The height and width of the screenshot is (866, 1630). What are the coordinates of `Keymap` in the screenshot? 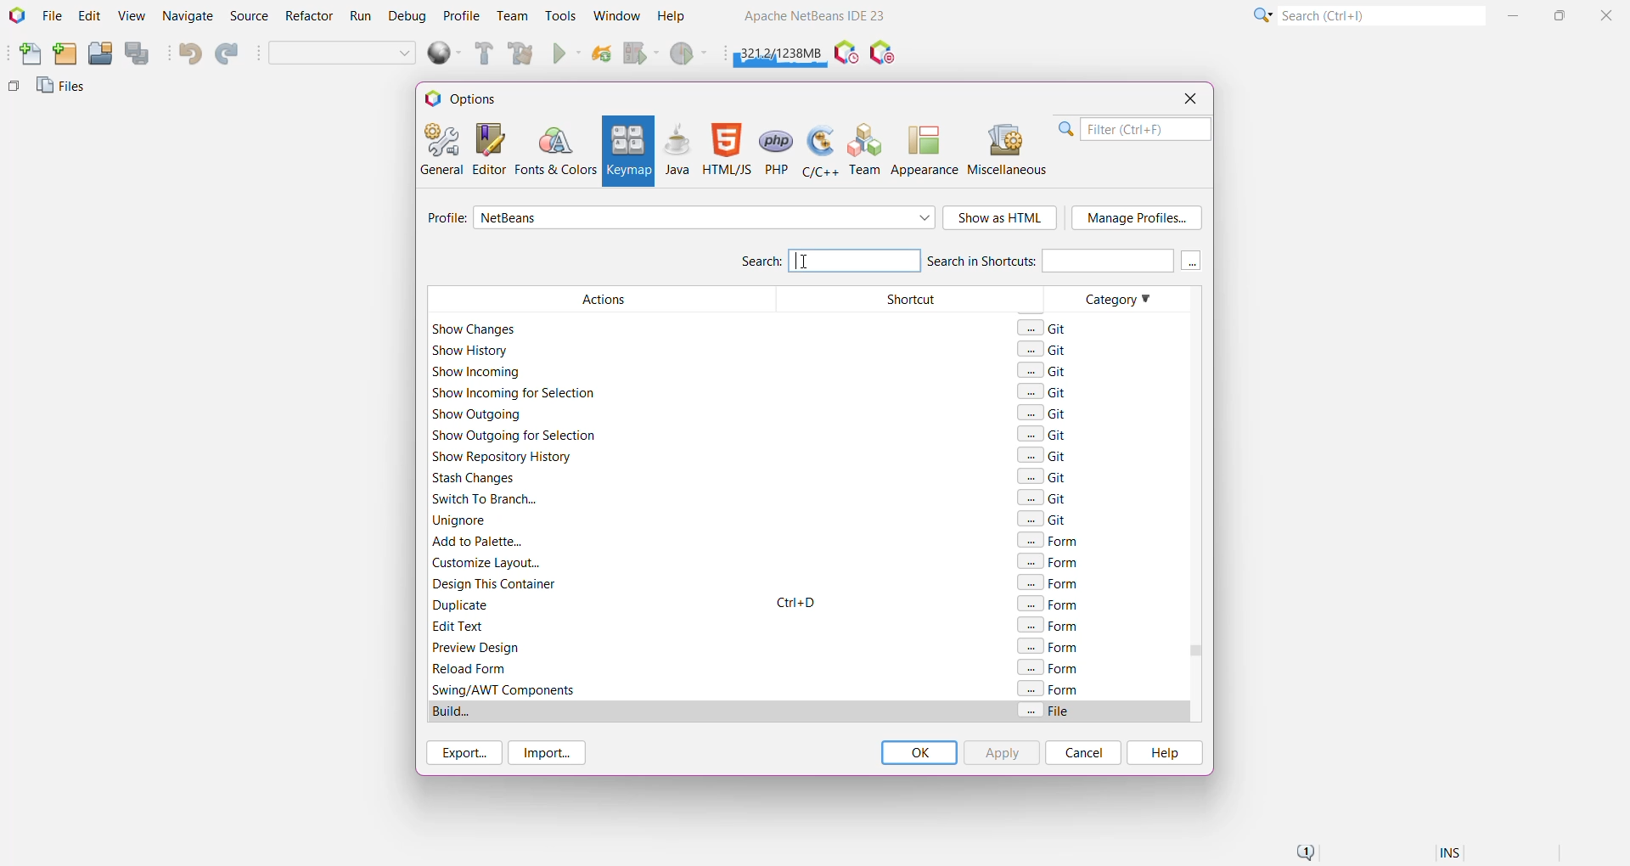 It's located at (627, 151).